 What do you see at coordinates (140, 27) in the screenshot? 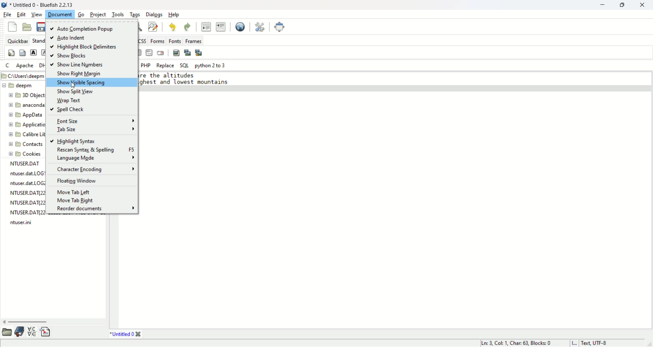
I see `show find bar` at bounding box center [140, 27].